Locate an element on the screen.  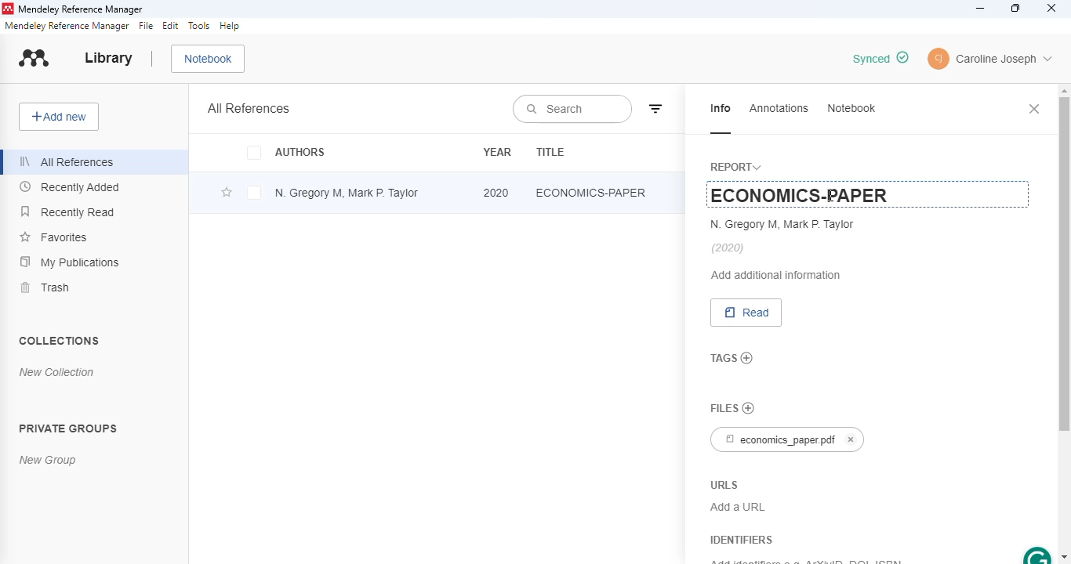
mendeley reference manager is located at coordinates (66, 26).